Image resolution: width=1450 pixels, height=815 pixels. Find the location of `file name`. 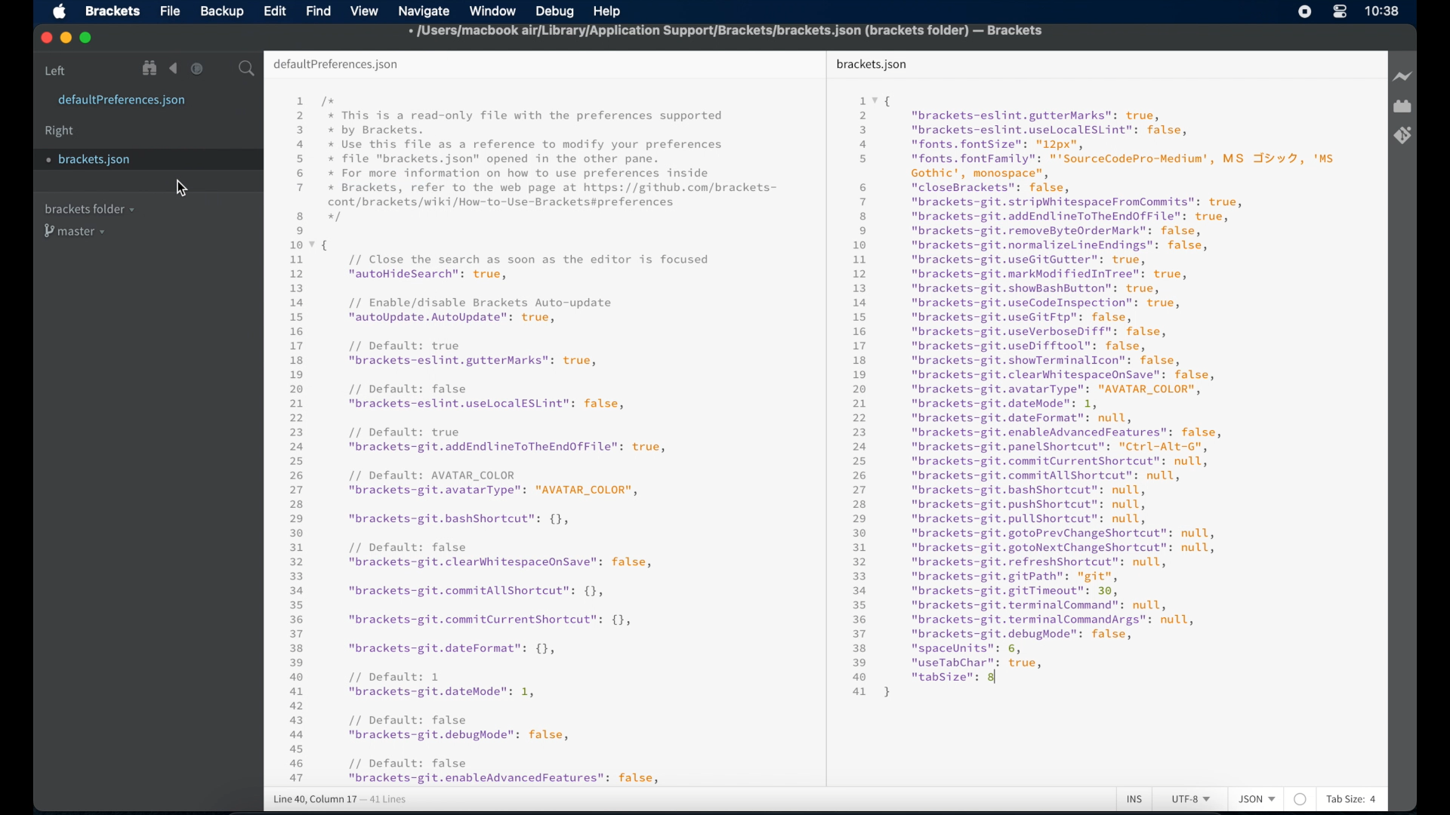

file name is located at coordinates (727, 32).